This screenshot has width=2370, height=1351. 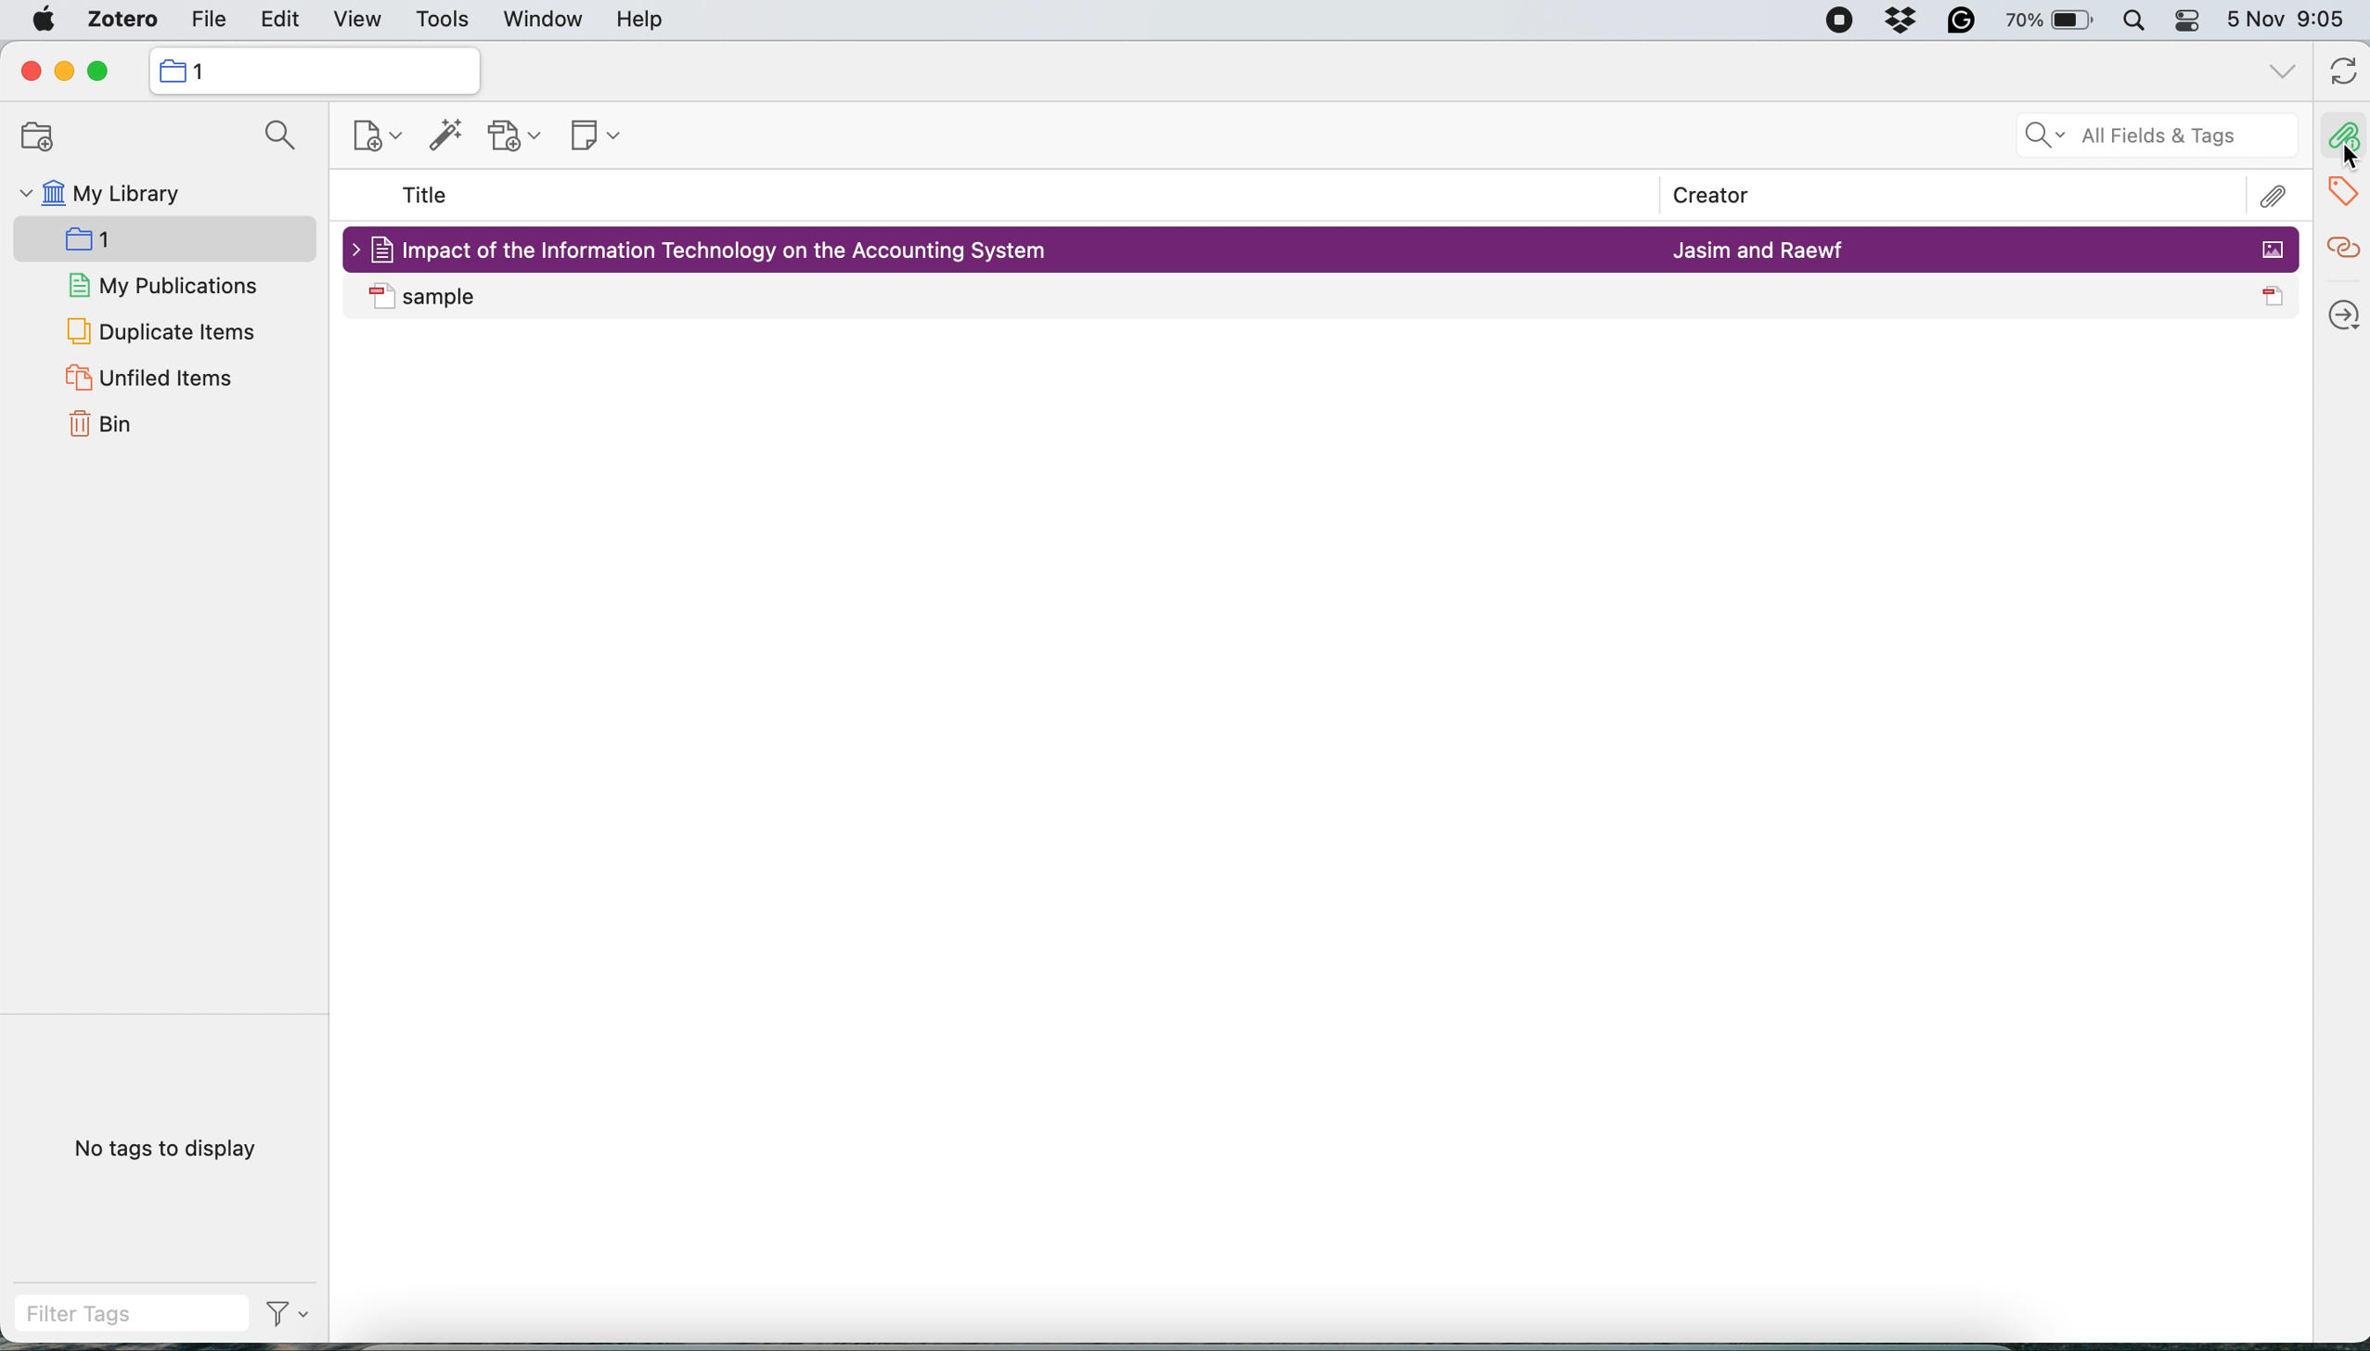 What do you see at coordinates (588, 132) in the screenshot?
I see `new note` at bounding box center [588, 132].